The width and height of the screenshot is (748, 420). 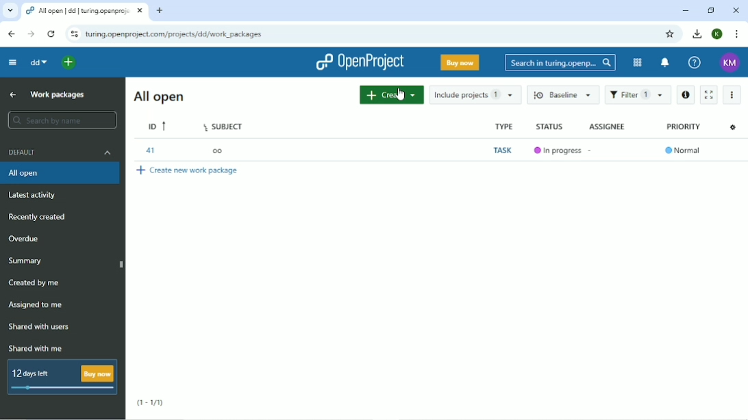 I want to click on Open details view, so click(x=685, y=95).